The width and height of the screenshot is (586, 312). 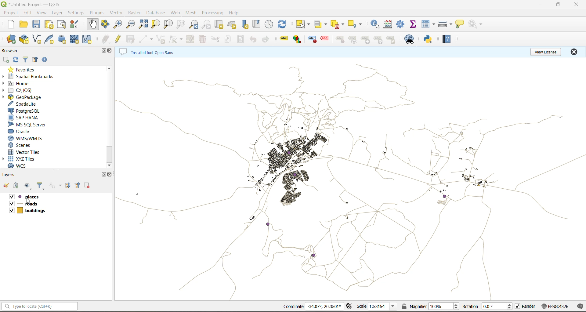 I want to click on filter by expression, so click(x=55, y=186).